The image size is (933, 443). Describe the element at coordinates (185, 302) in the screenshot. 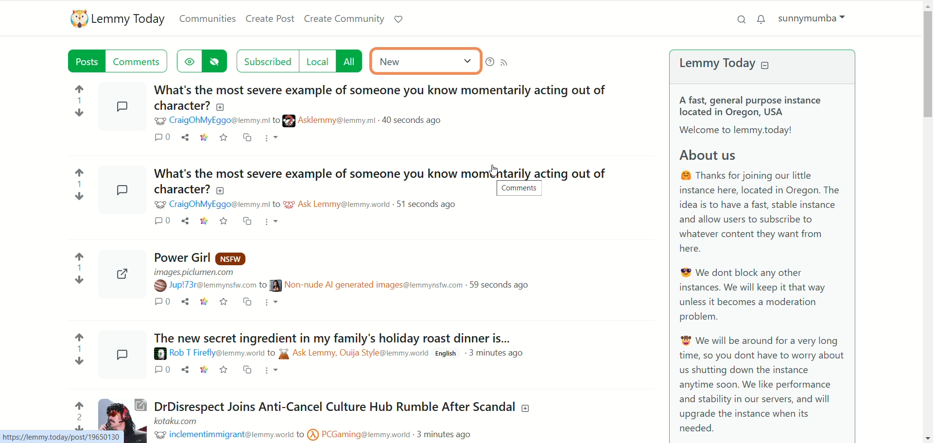

I see `share` at that location.